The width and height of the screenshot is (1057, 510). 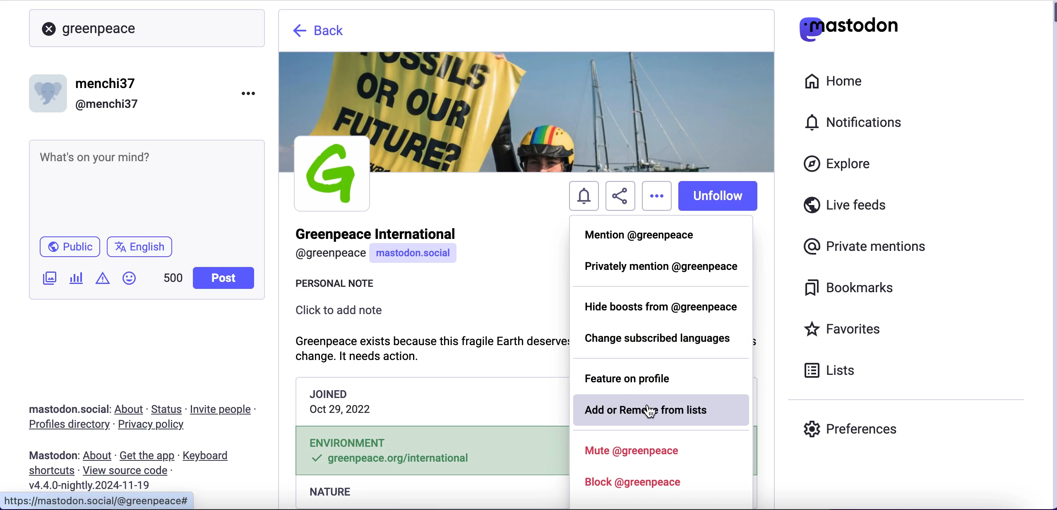 I want to click on get the app, so click(x=146, y=455).